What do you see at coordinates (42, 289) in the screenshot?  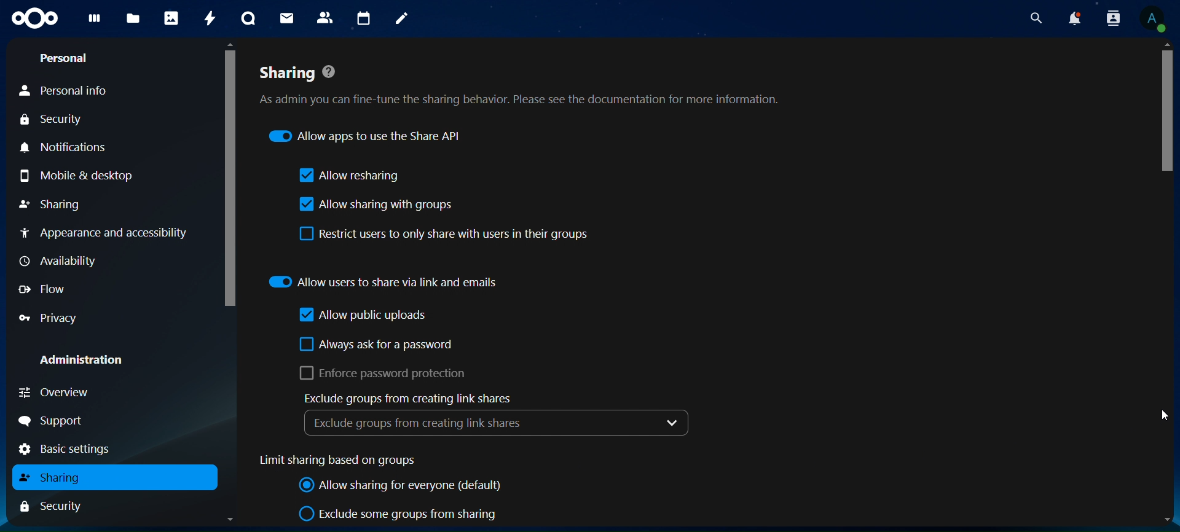 I see `flow` at bounding box center [42, 289].